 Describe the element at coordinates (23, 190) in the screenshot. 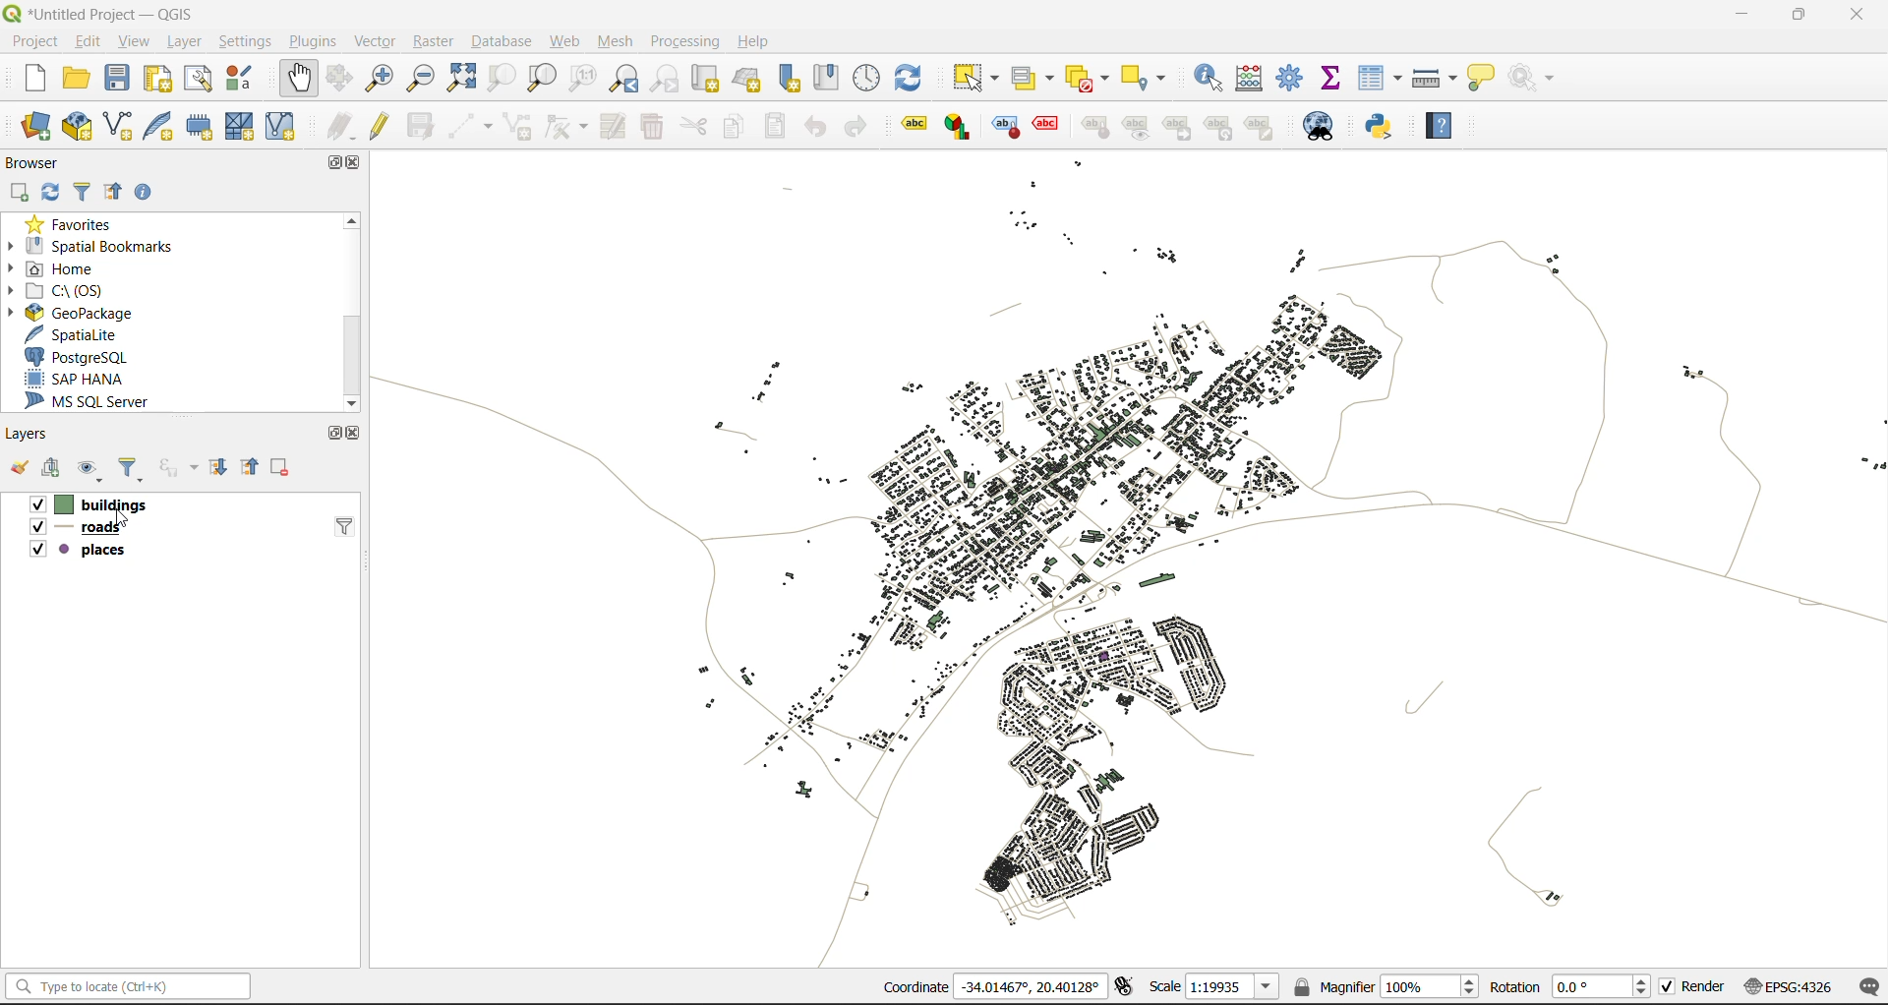

I see `add` at that location.